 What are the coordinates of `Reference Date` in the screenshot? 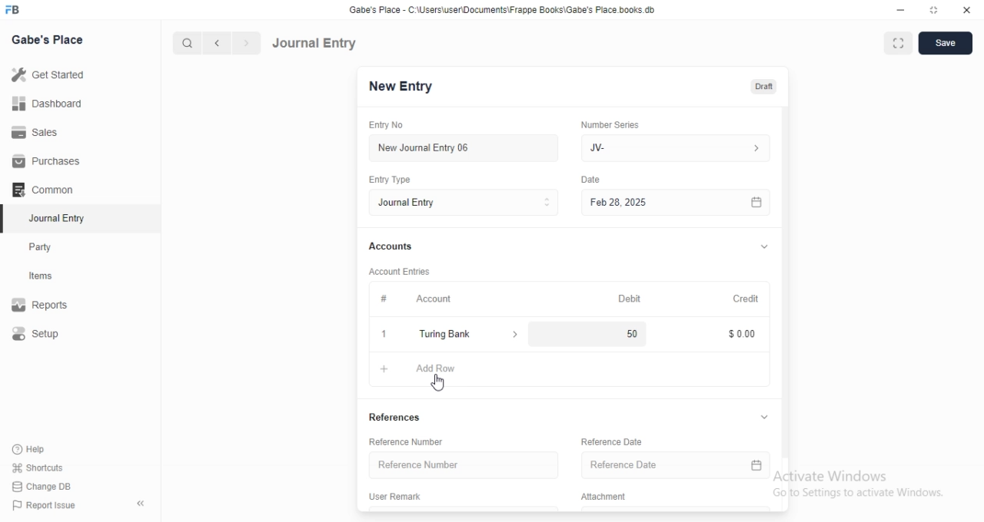 It's located at (620, 441).